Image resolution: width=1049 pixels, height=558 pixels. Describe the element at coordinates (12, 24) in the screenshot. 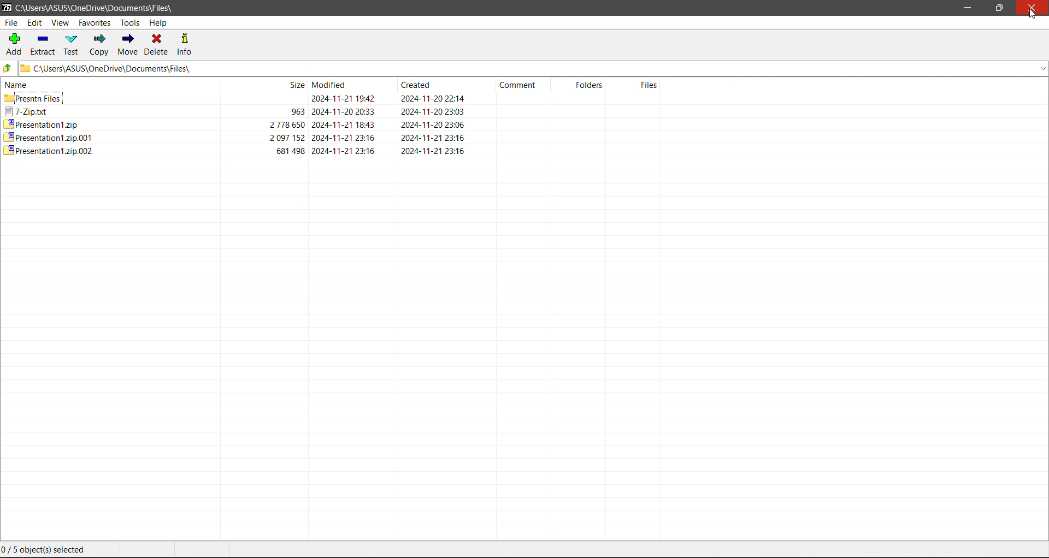

I see `File` at that location.